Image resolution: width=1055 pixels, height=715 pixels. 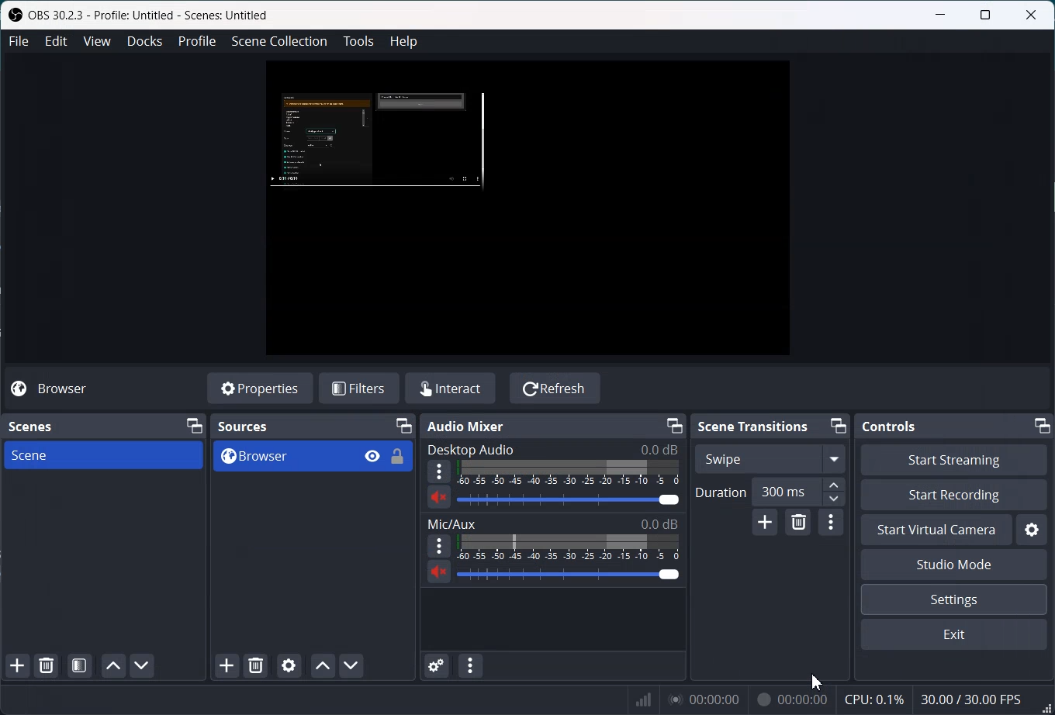 What do you see at coordinates (831, 525) in the screenshot?
I see `Transition Properties` at bounding box center [831, 525].